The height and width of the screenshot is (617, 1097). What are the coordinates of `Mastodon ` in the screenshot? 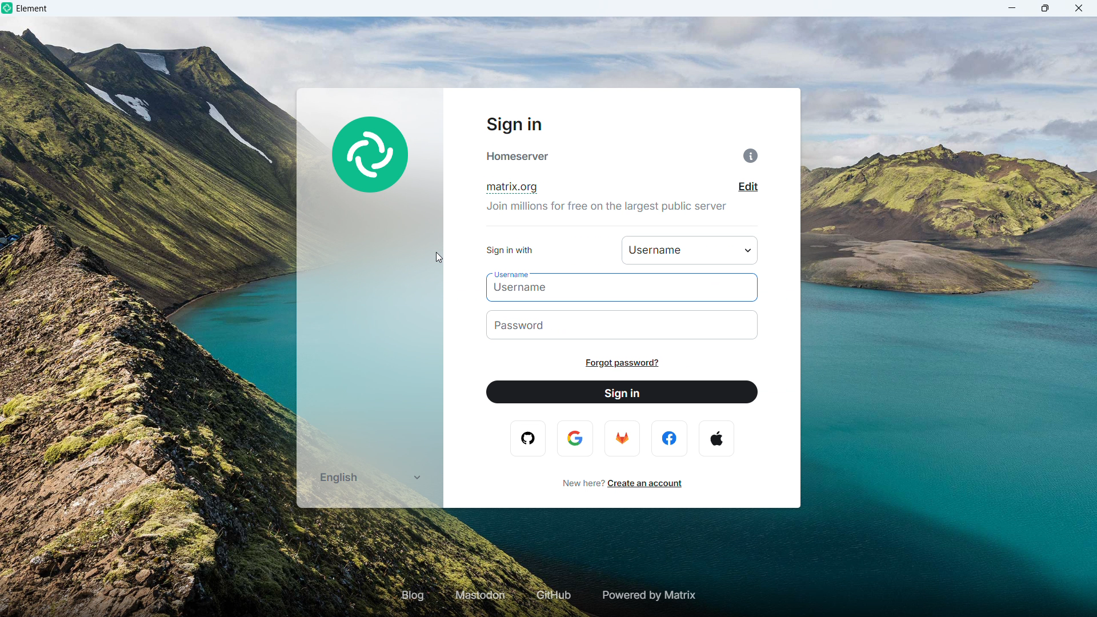 It's located at (481, 595).